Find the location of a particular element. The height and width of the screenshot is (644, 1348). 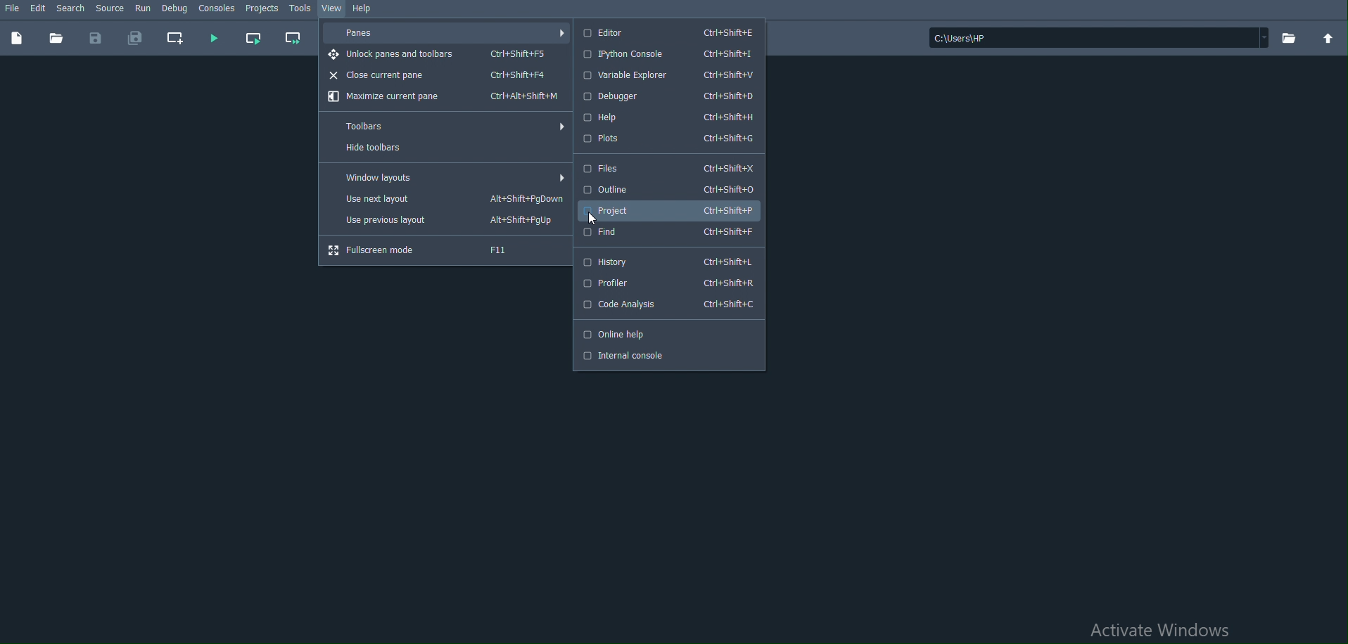

Run current cell and go to the next one is located at coordinates (292, 38).